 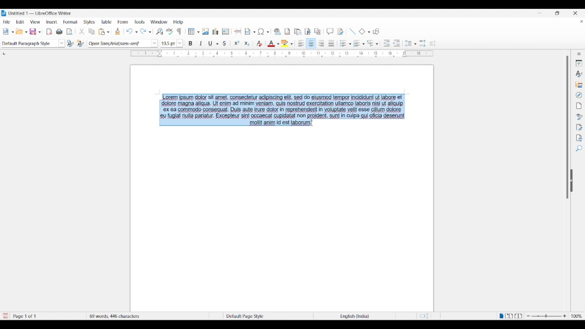 What do you see at coordinates (547, 316) in the screenshot?
I see `Slider to Zoom in/out` at bounding box center [547, 316].